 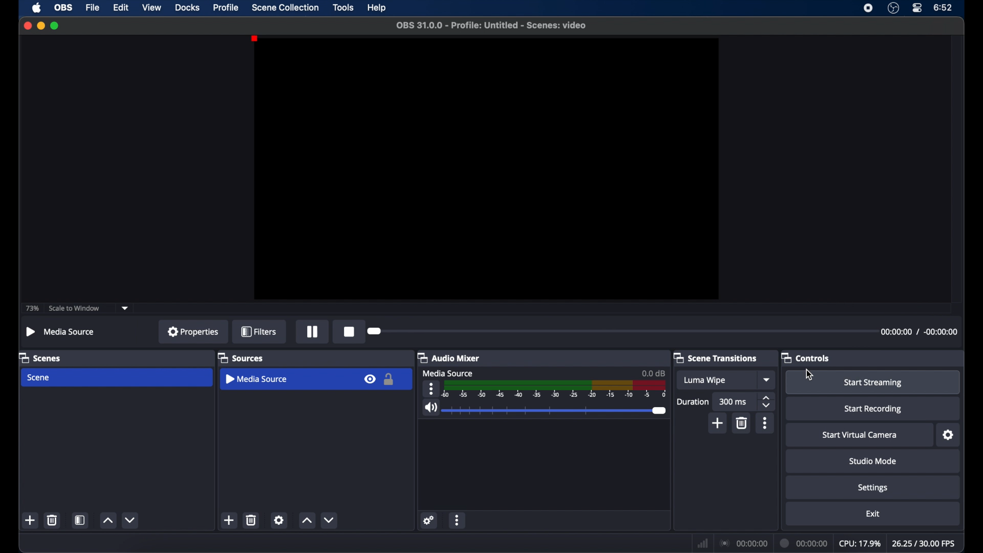 I want to click on slider, so click(x=375, y=331).